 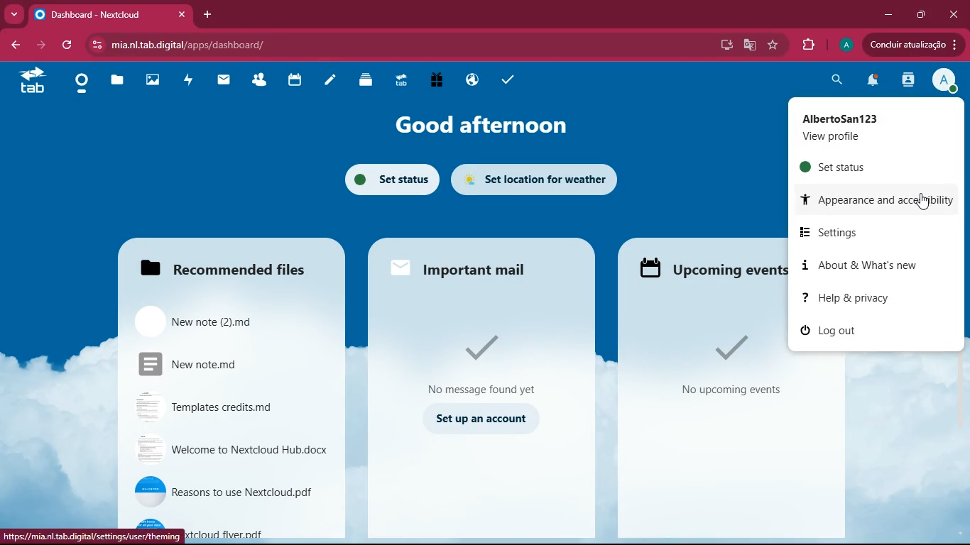 I want to click on search, so click(x=834, y=79).